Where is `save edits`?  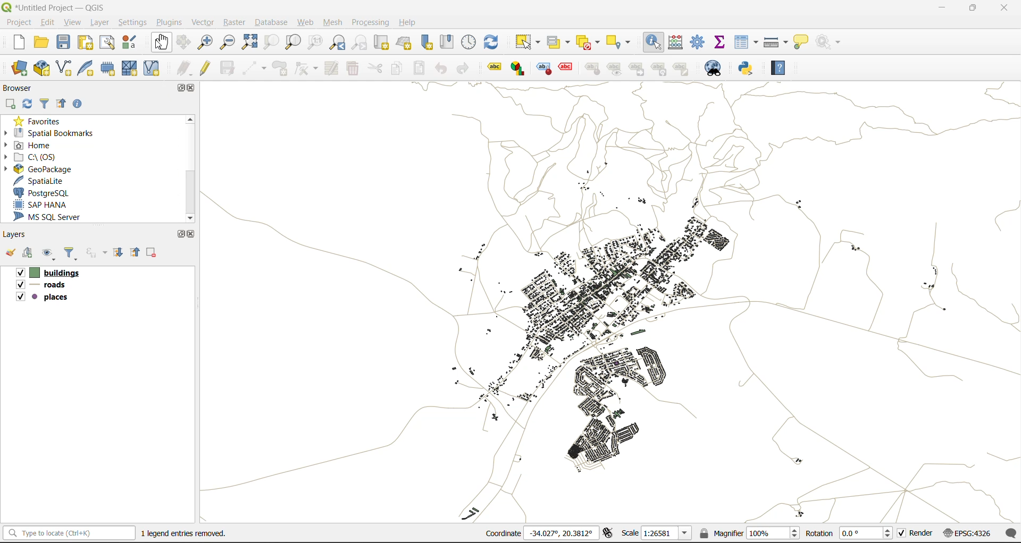 save edits is located at coordinates (227, 68).